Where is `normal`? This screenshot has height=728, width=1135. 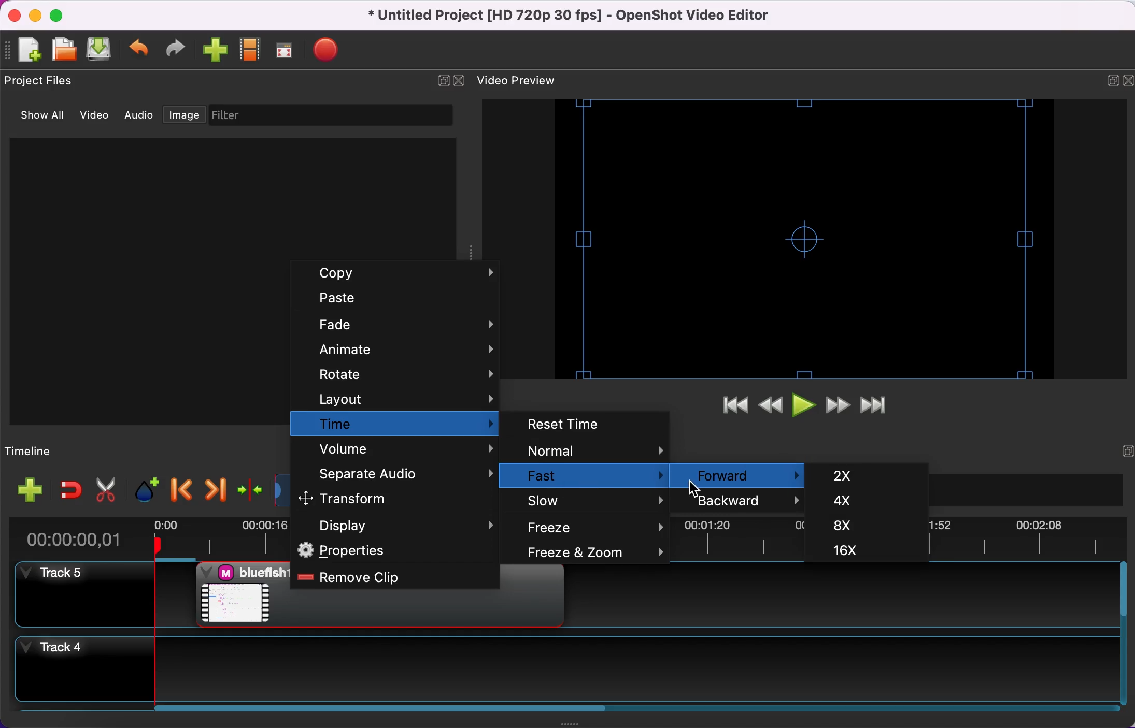 normal is located at coordinates (594, 451).